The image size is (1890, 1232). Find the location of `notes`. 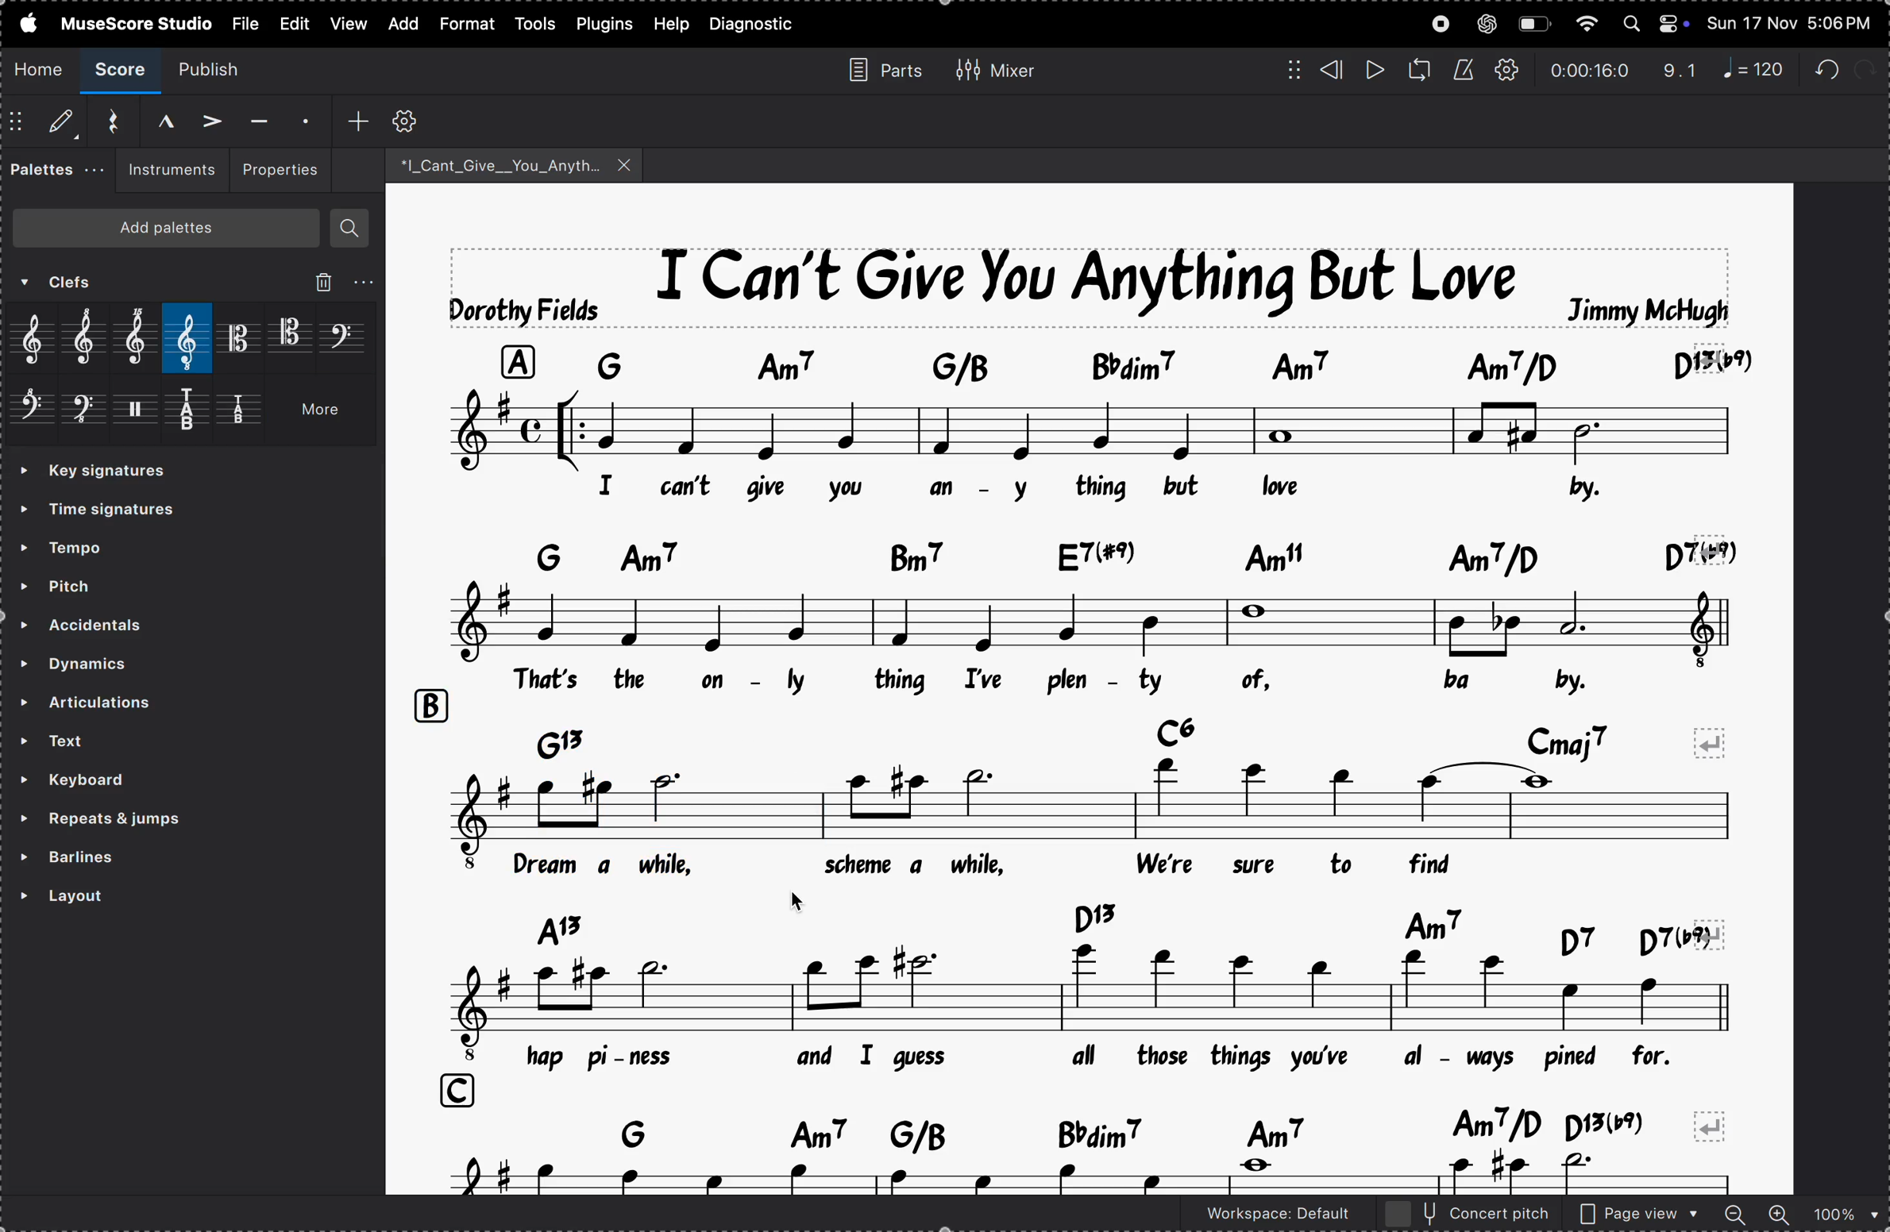

notes is located at coordinates (471, 815).